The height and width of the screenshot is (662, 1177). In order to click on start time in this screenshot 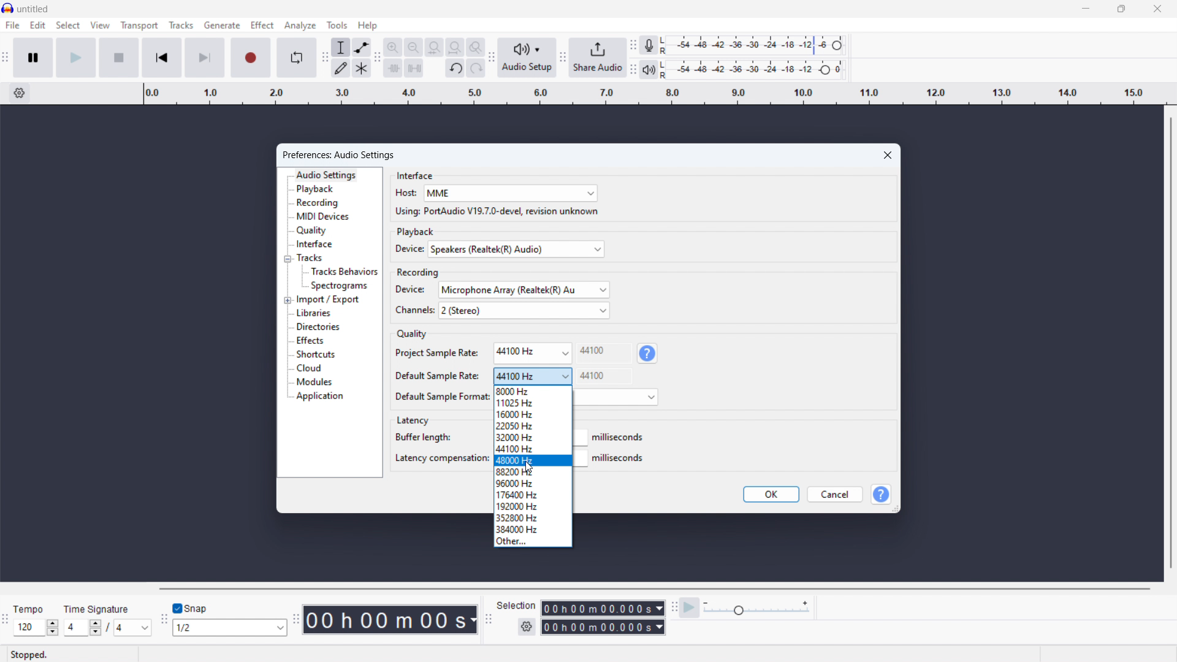, I will do `click(603, 607)`.